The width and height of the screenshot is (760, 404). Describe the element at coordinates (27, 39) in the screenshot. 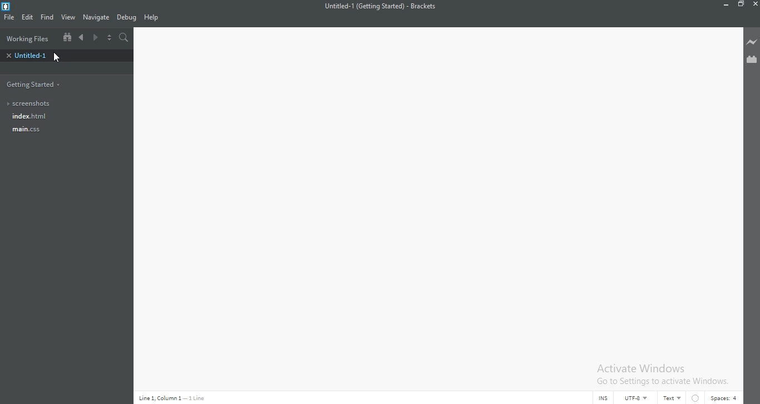

I see `Working files` at that location.